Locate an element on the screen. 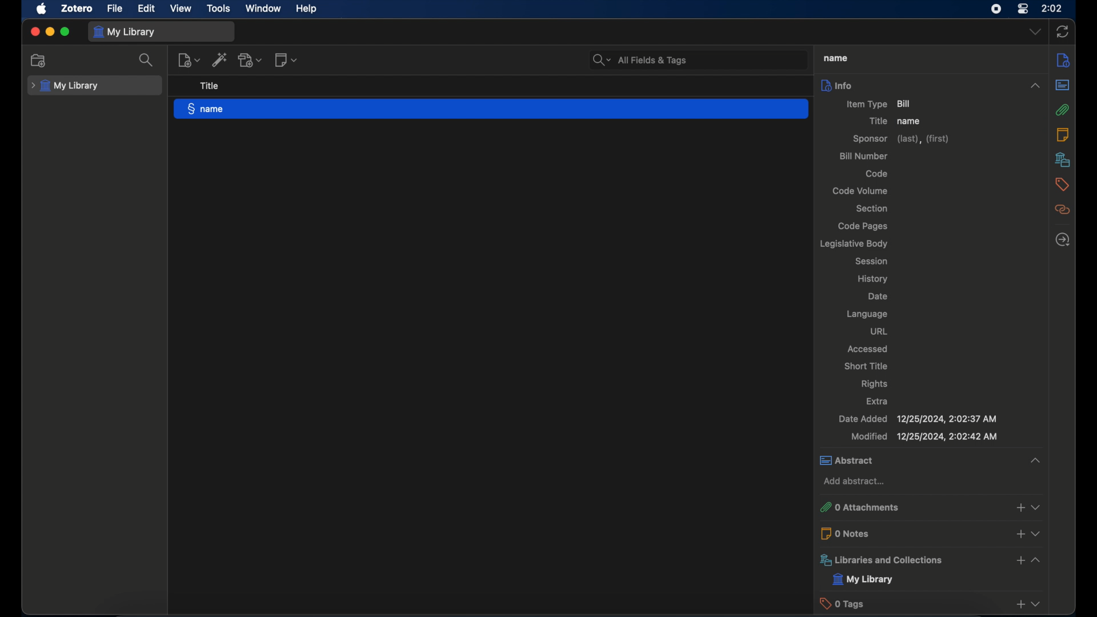 Image resolution: width=1097 pixels, height=617 pixels. search is located at coordinates (640, 60).